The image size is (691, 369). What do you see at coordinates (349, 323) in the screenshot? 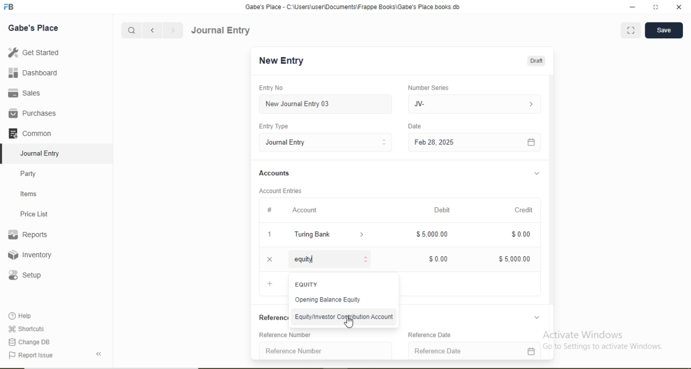
I see `Cursor` at bounding box center [349, 323].